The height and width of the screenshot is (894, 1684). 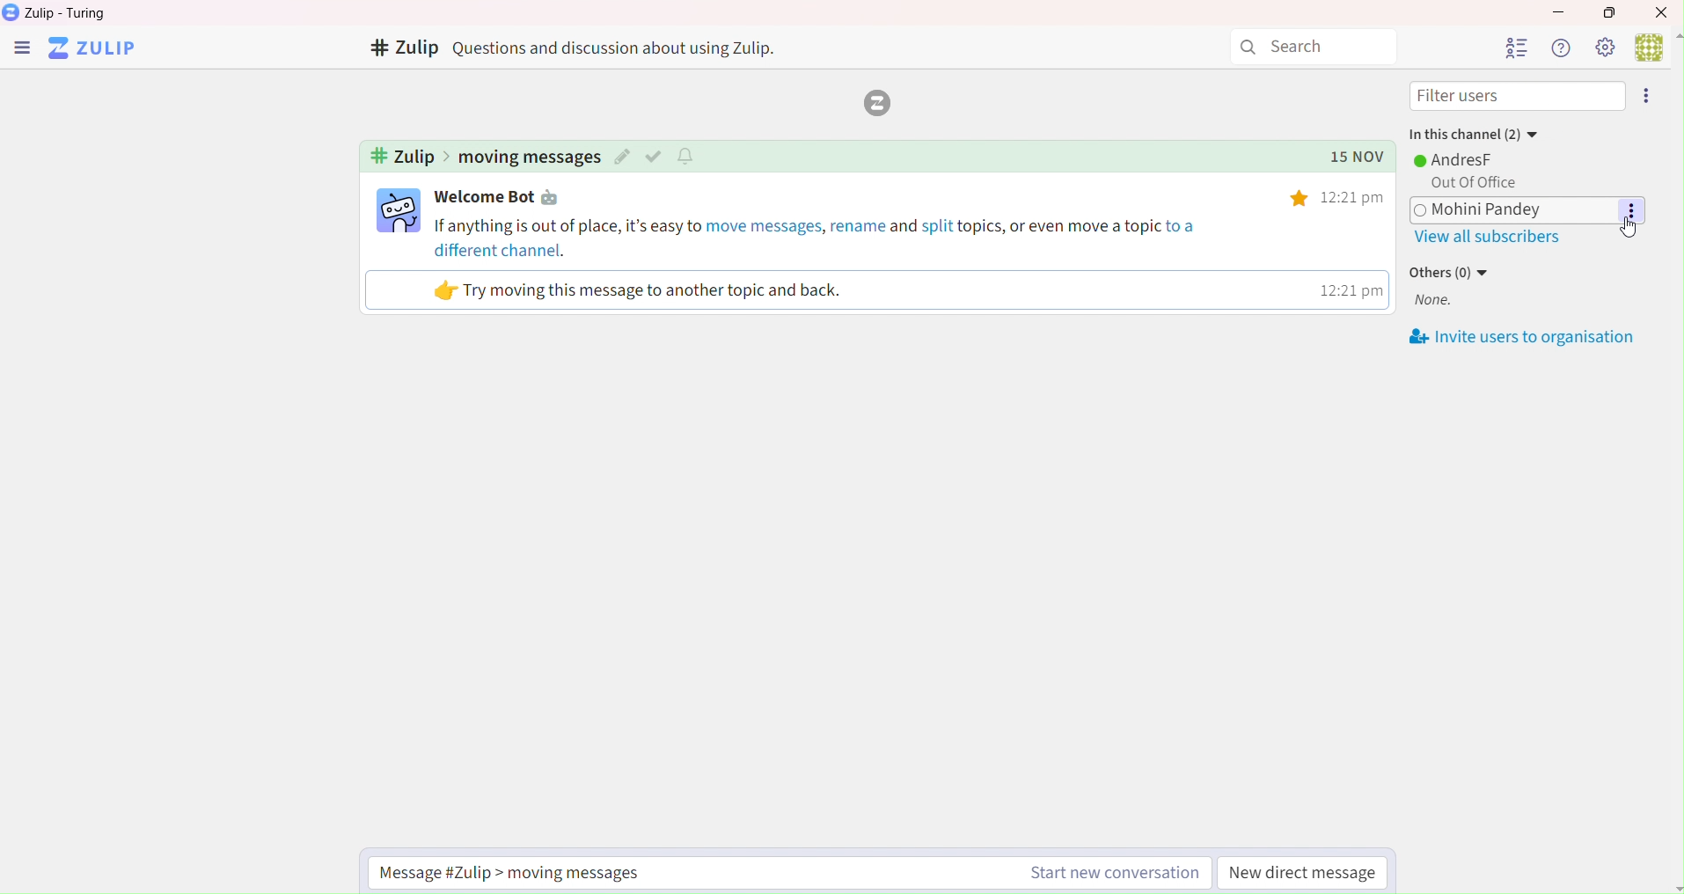 I want to click on Out Of Office, so click(x=1469, y=183).